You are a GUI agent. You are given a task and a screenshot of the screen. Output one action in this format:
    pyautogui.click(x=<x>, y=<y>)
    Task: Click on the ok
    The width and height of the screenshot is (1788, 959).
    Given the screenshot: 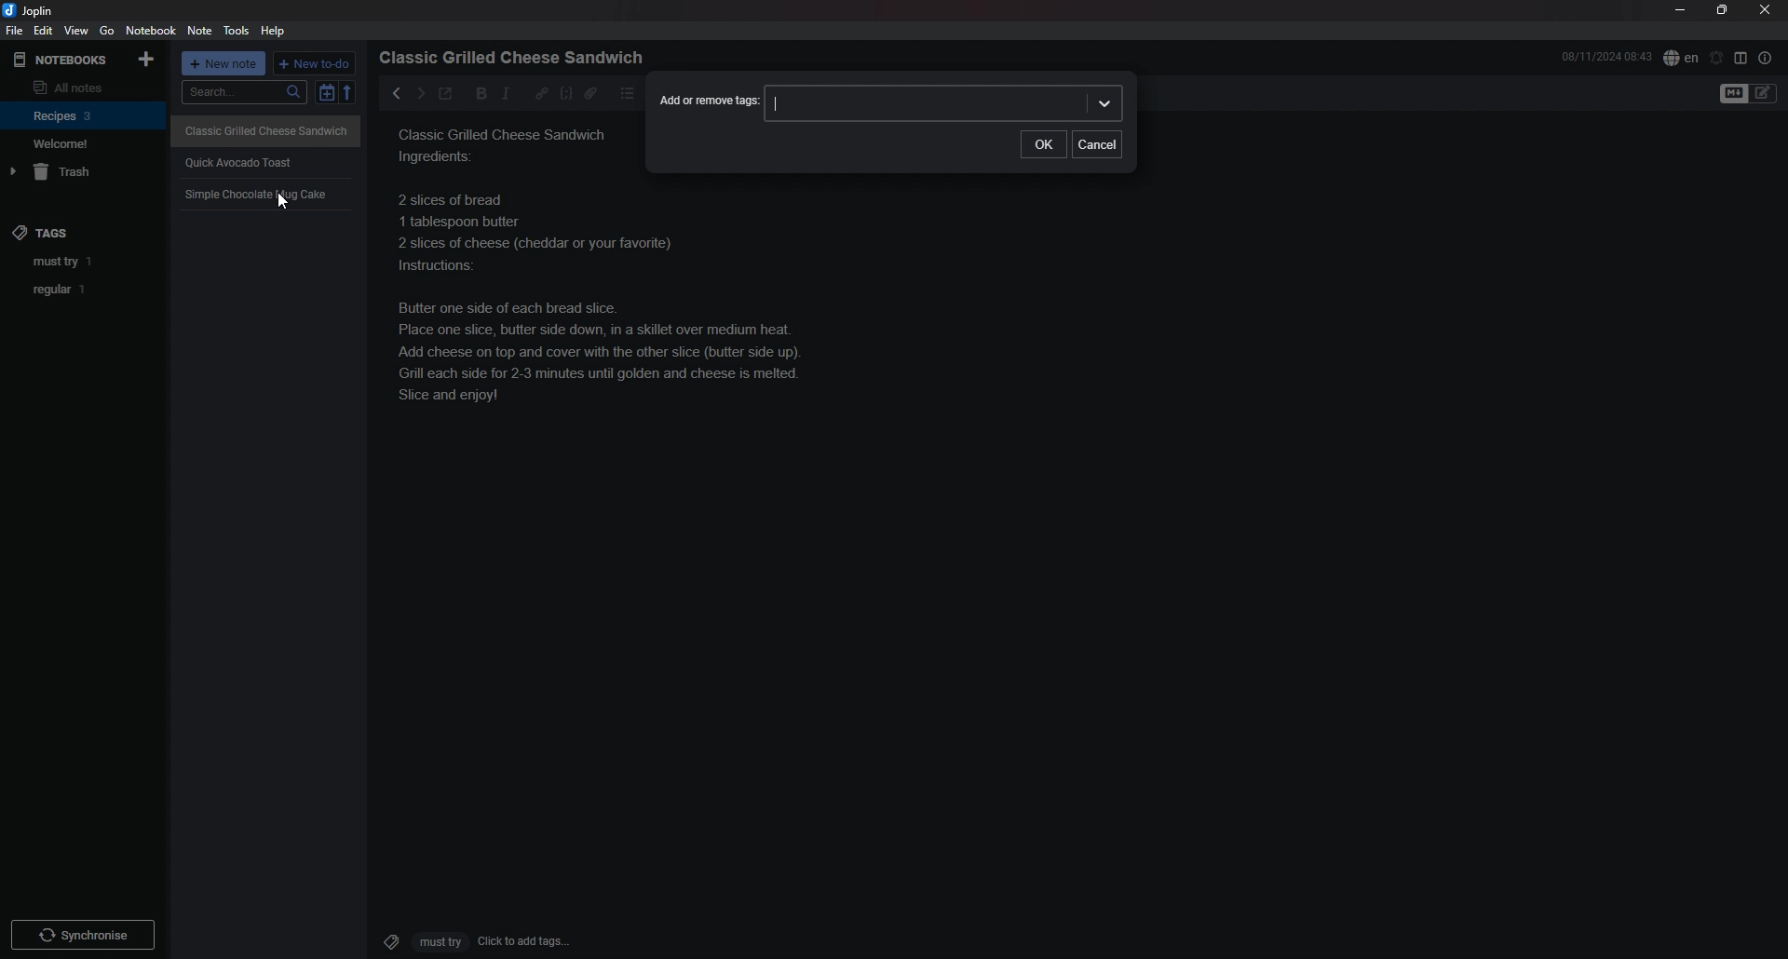 What is the action you would take?
    pyautogui.click(x=1042, y=144)
    